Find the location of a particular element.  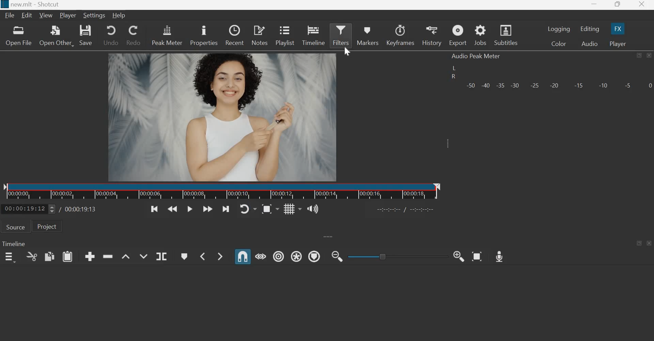

Timeline ruler is located at coordinates (222, 191).